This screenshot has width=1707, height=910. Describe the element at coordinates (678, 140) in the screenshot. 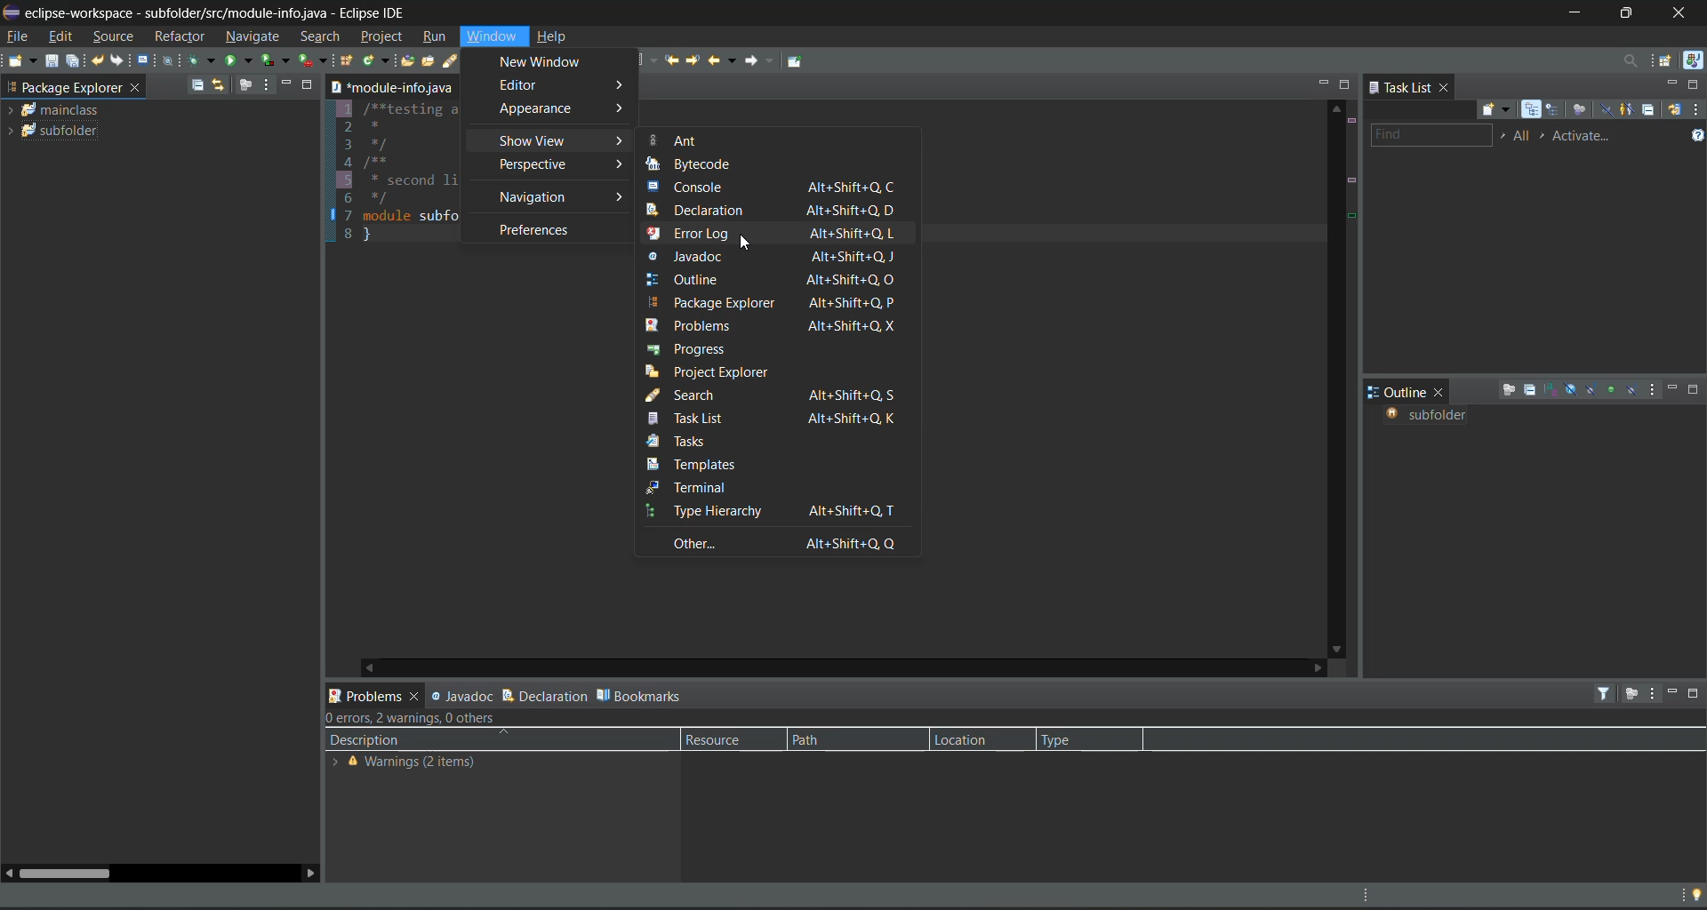

I see `ant` at that location.